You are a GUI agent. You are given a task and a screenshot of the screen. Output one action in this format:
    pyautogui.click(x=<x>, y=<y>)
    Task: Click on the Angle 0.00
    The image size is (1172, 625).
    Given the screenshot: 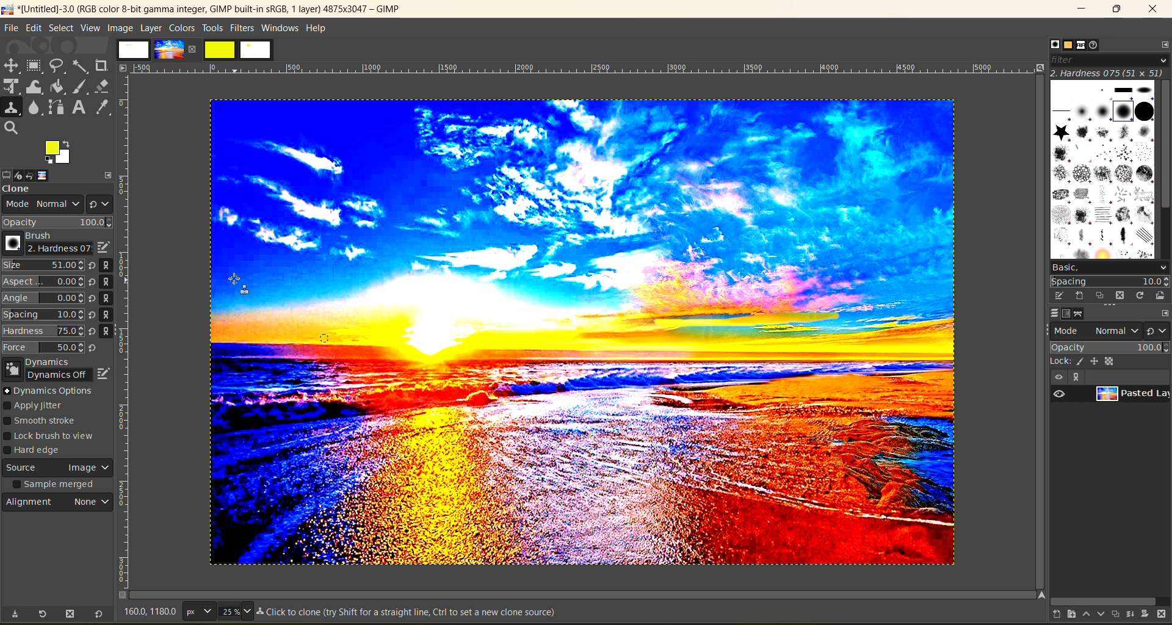 What is the action you would take?
    pyautogui.click(x=43, y=299)
    